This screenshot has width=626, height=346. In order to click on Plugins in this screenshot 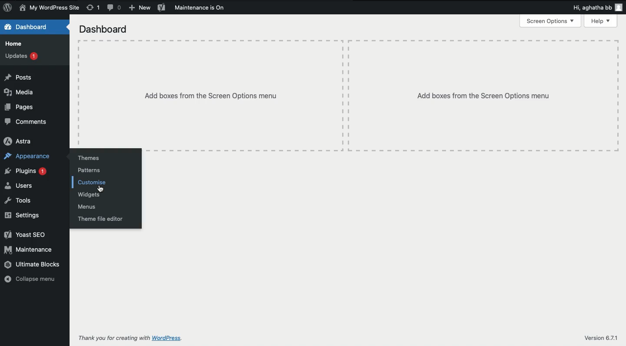, I will do `click(26, 172)`.